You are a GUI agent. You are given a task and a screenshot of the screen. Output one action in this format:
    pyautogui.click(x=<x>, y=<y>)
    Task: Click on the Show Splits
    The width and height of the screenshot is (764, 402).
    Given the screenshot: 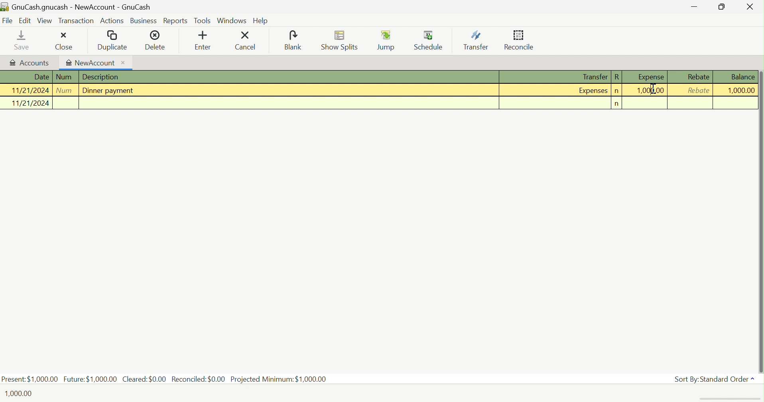 What is the action you would take?
    pyautogui.click(x=340, y=41)
    